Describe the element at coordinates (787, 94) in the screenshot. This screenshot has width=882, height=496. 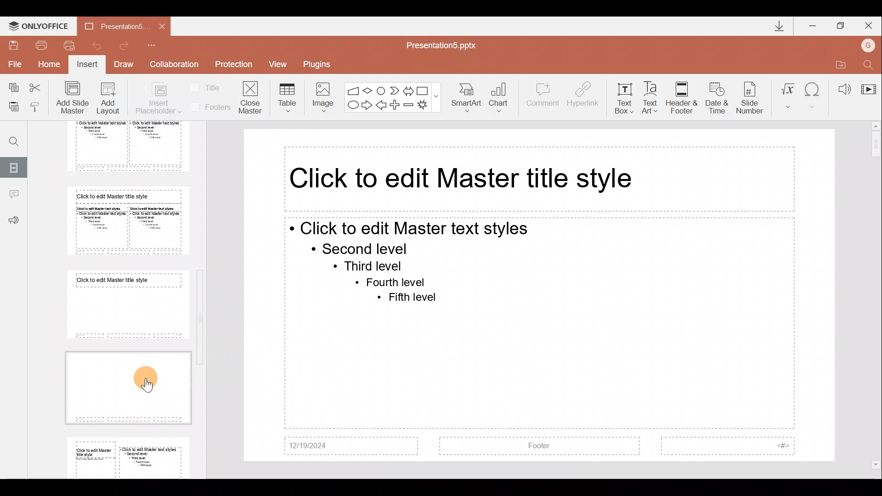
I see `Equation` at that location.